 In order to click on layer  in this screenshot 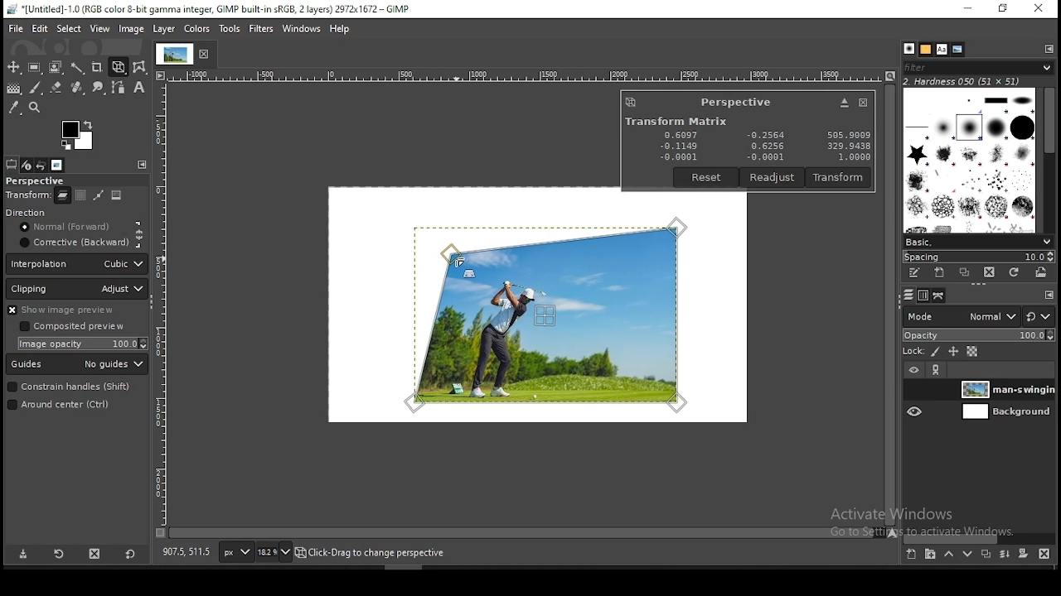, I will do `click(1005, 389)`.